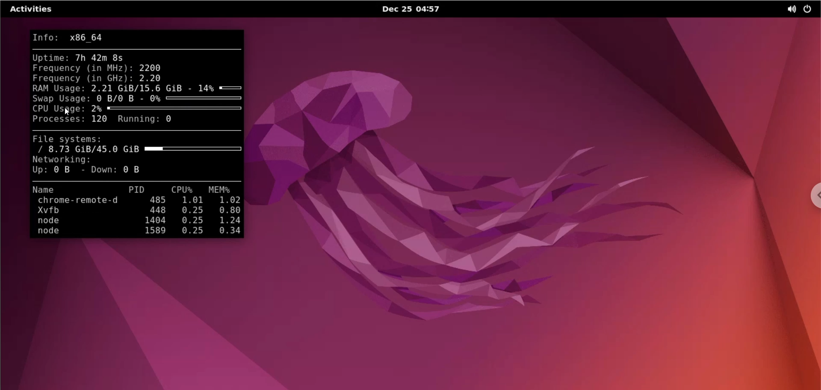 This screenshot has height=390, width=821. I want to click on swap usage label, so click(61, 99).